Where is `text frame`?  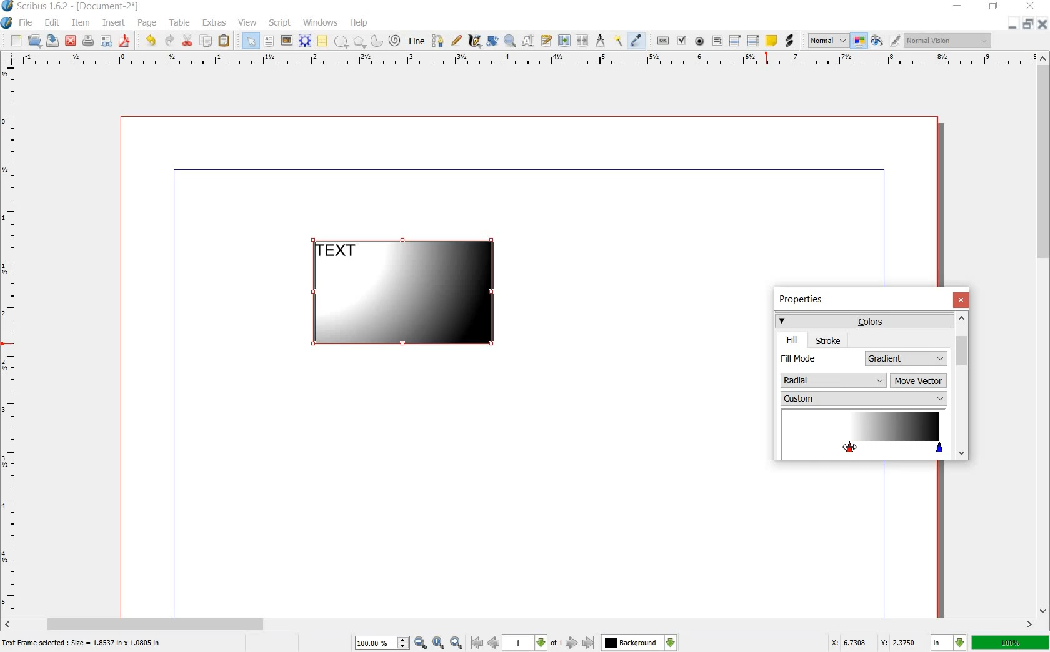
text frame is located at coordinates (268, 41).